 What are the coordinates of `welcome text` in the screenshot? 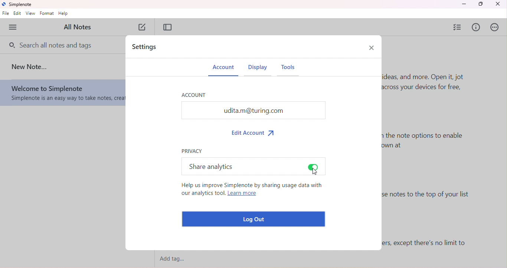 It's located at (430, 86).